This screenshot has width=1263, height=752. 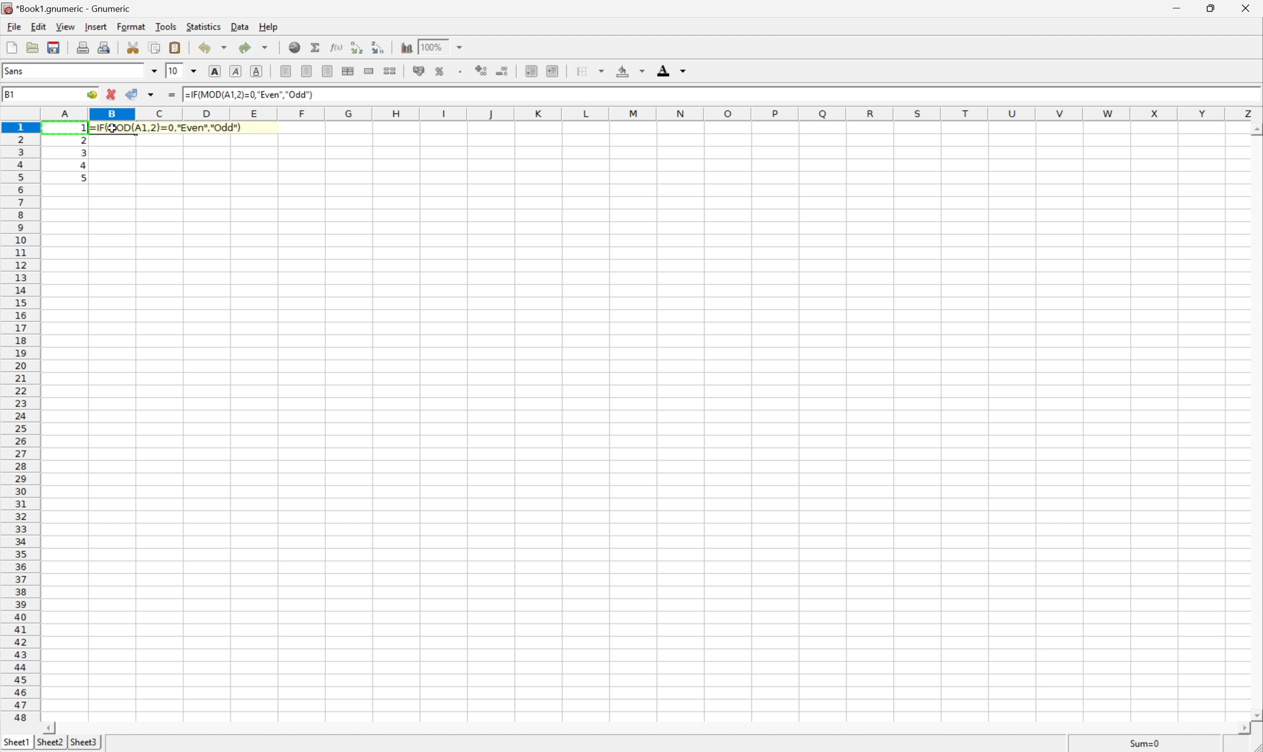 What do you see at coordinates (287, 71) in the screenshot?
I see `Align Left` at bounding box center [287, 71].